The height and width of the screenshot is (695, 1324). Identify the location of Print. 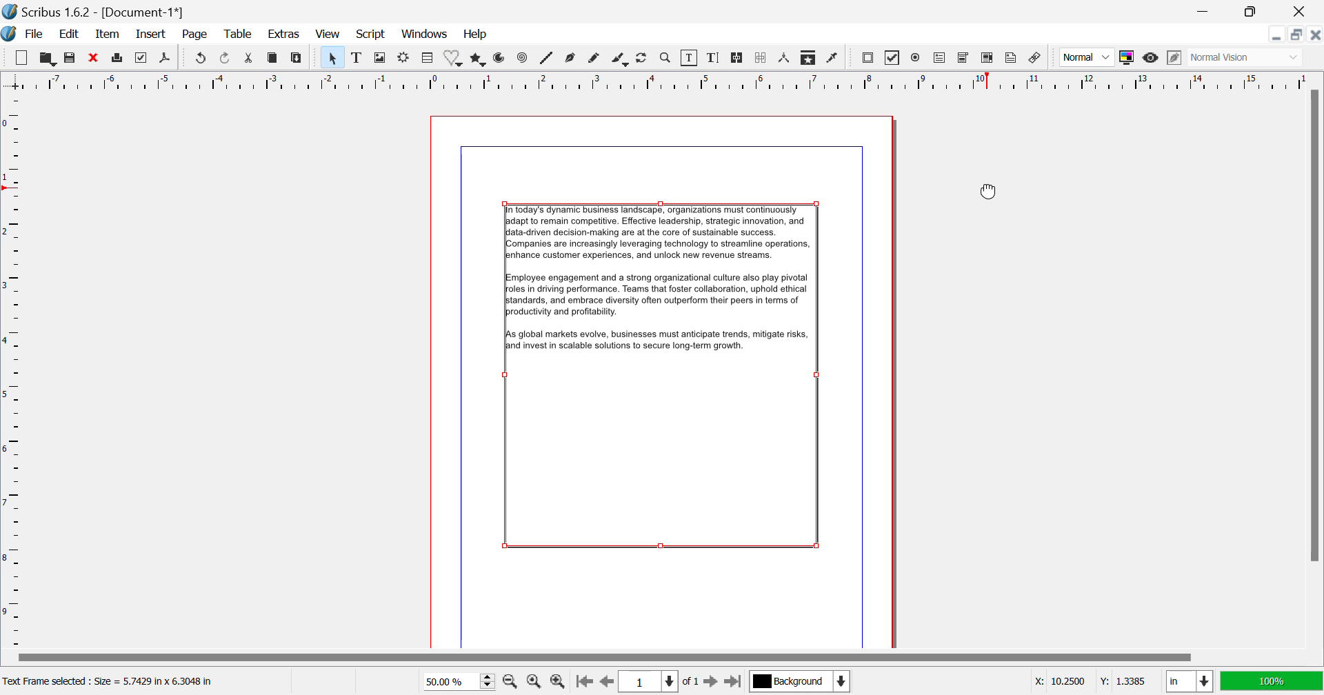
(119, 59).